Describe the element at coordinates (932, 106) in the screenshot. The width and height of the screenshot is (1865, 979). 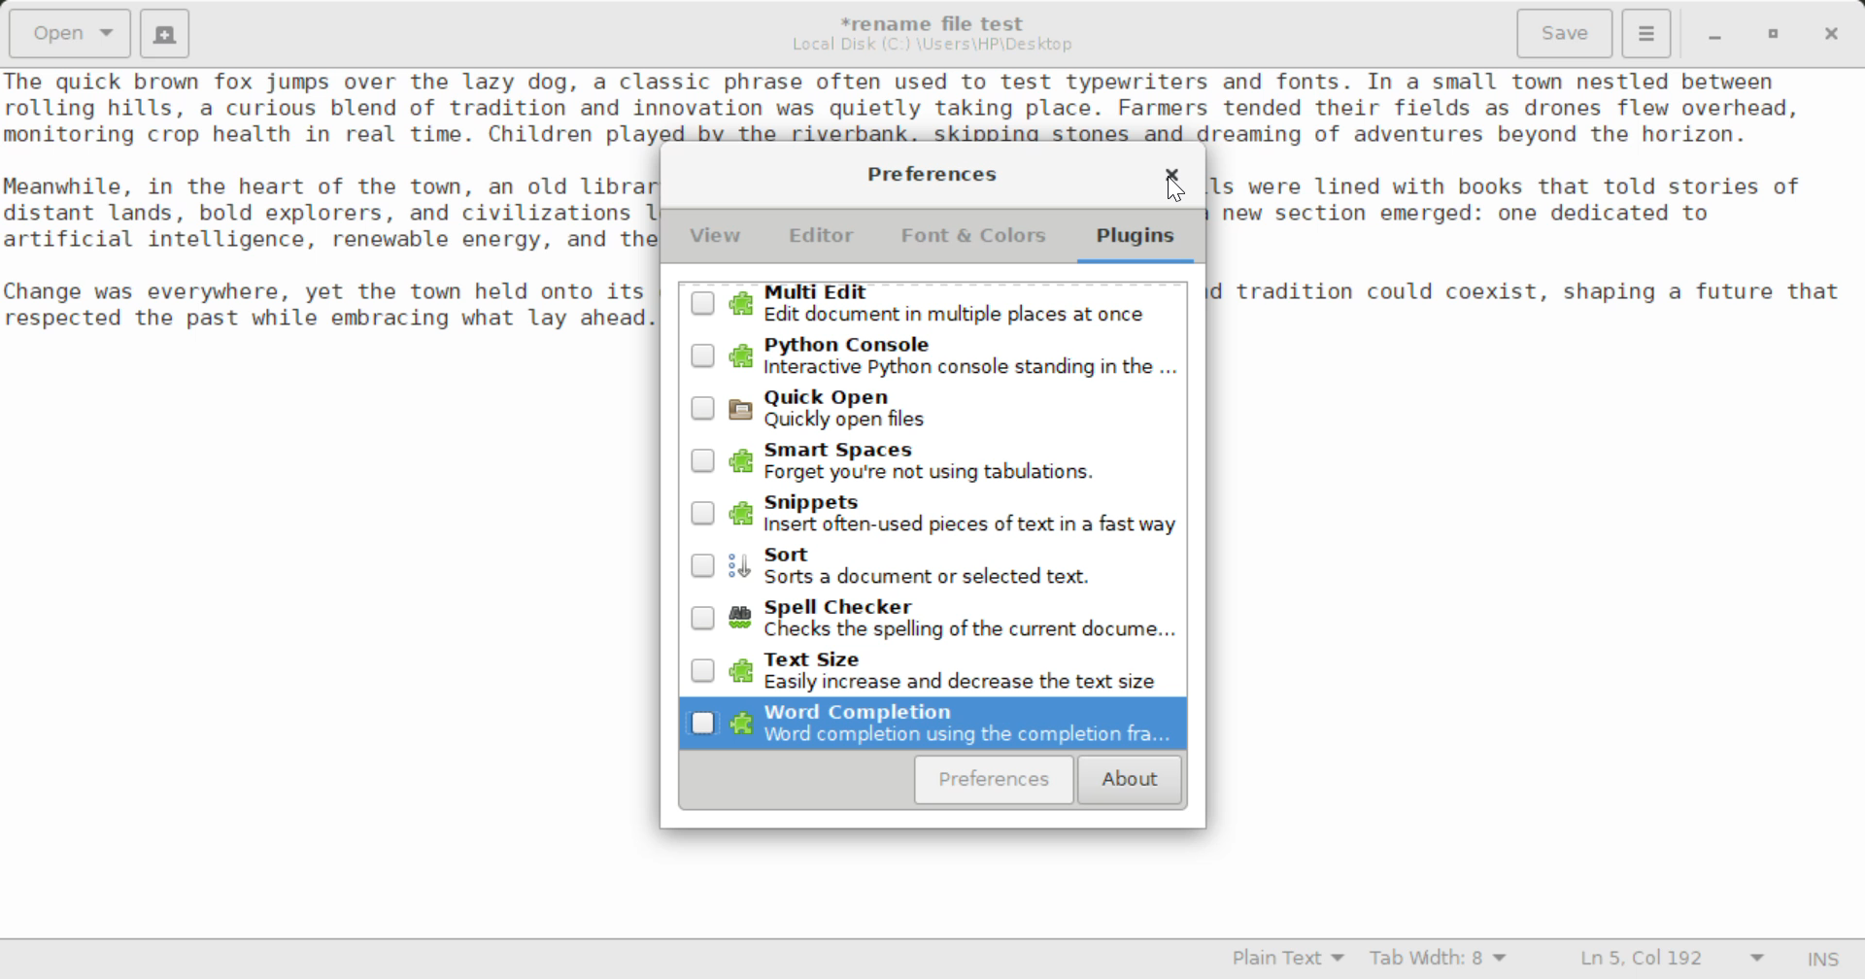
I see `Sample text about a charming town` at that location.